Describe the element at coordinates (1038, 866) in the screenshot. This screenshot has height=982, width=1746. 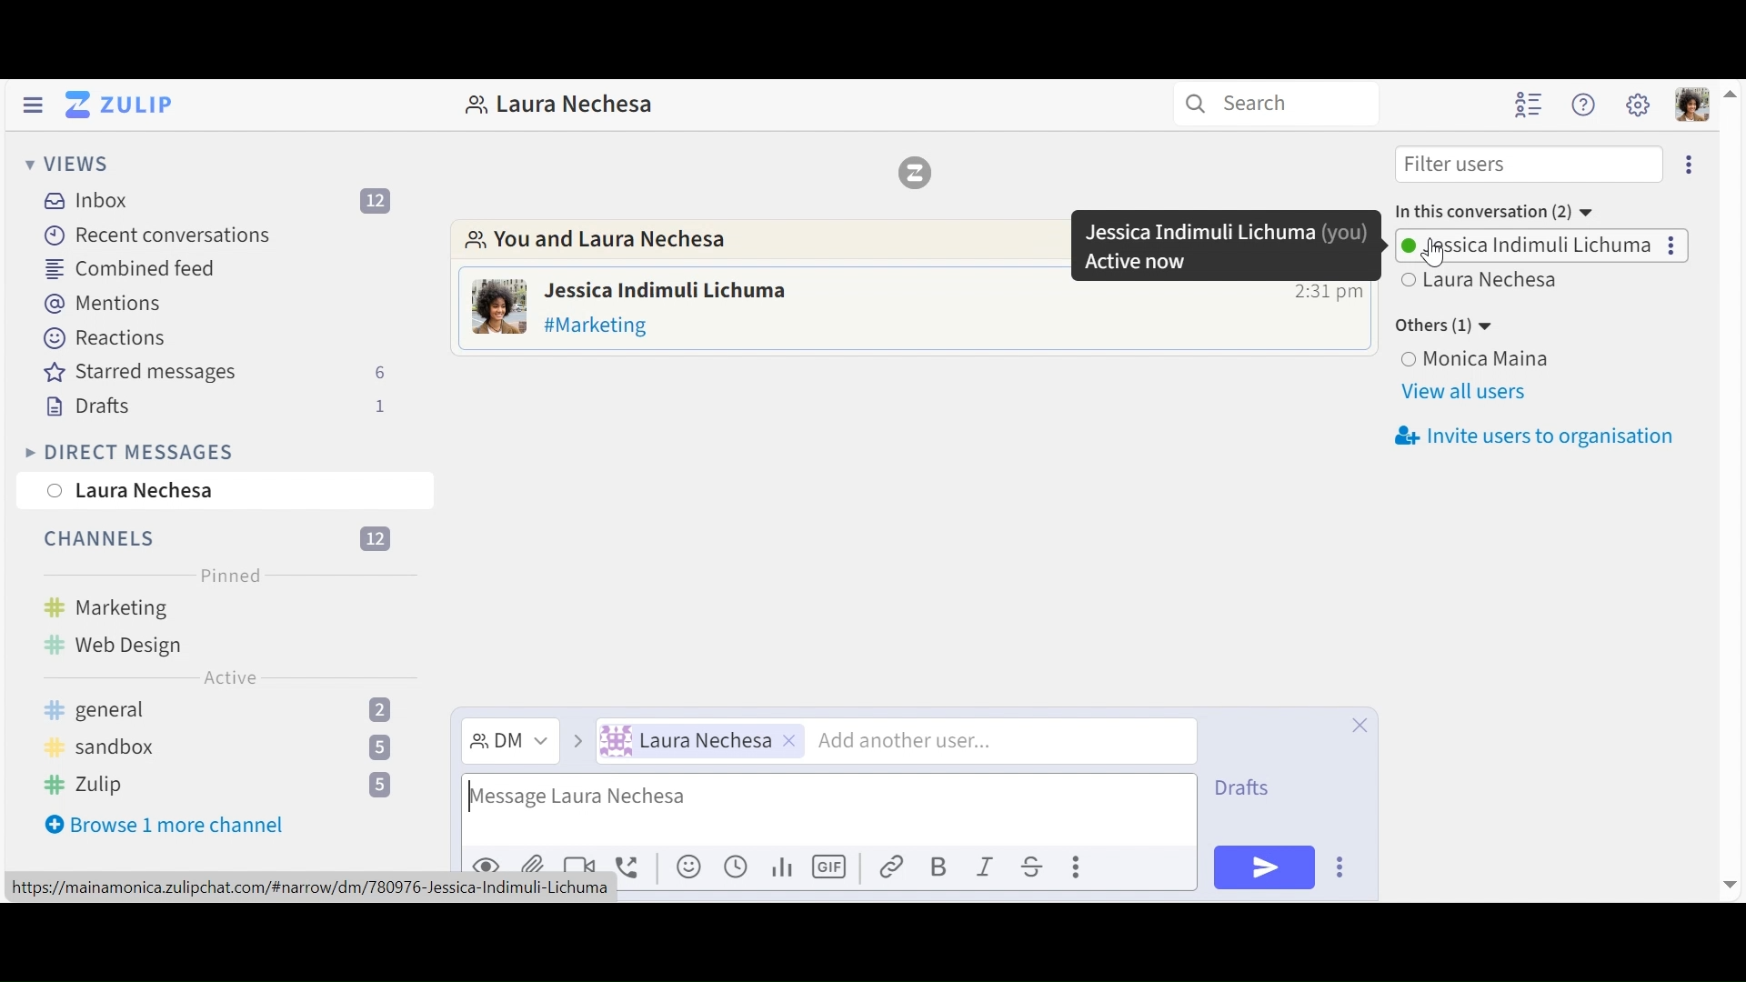
I see `Strikethrough` at that location.